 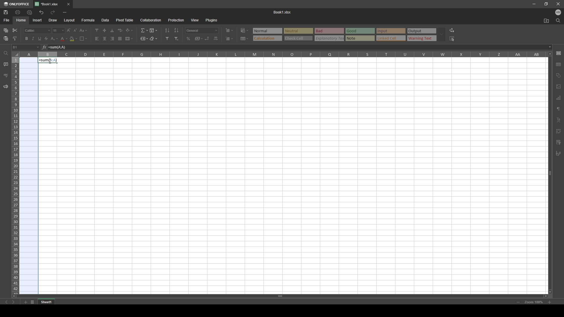 What do you see at coordinates (360, 31) in the screenshot?
I see `Good` at bounding box center [360, 31].